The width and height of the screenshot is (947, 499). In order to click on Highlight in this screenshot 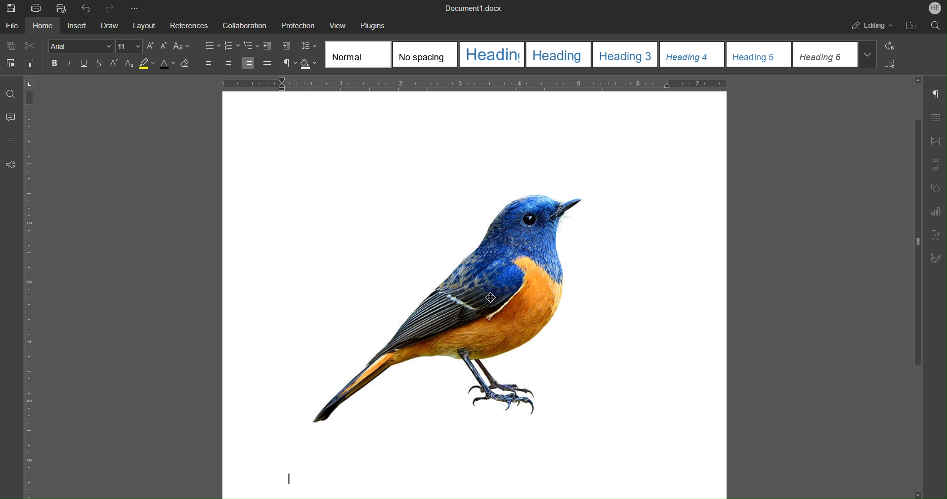, I will do `click(147, 65)`.